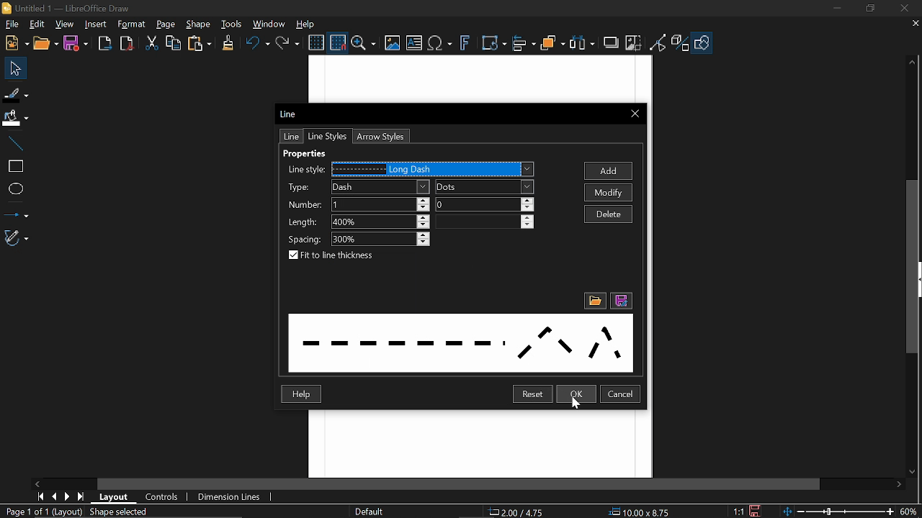 This screenshot has width=922, height=518. I want to click on Line, so click(290, 137).